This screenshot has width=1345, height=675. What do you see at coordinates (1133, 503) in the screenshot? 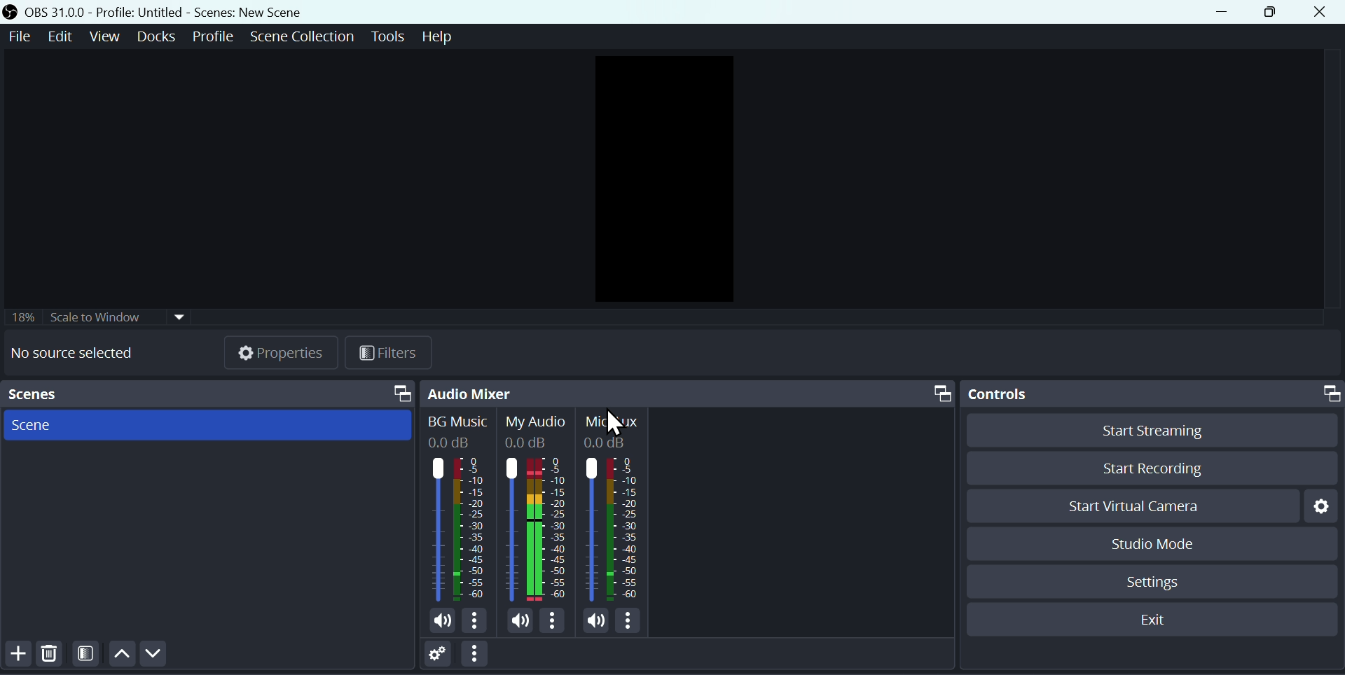
I see `Start virtual camera` at bounding box center [1133, 503].